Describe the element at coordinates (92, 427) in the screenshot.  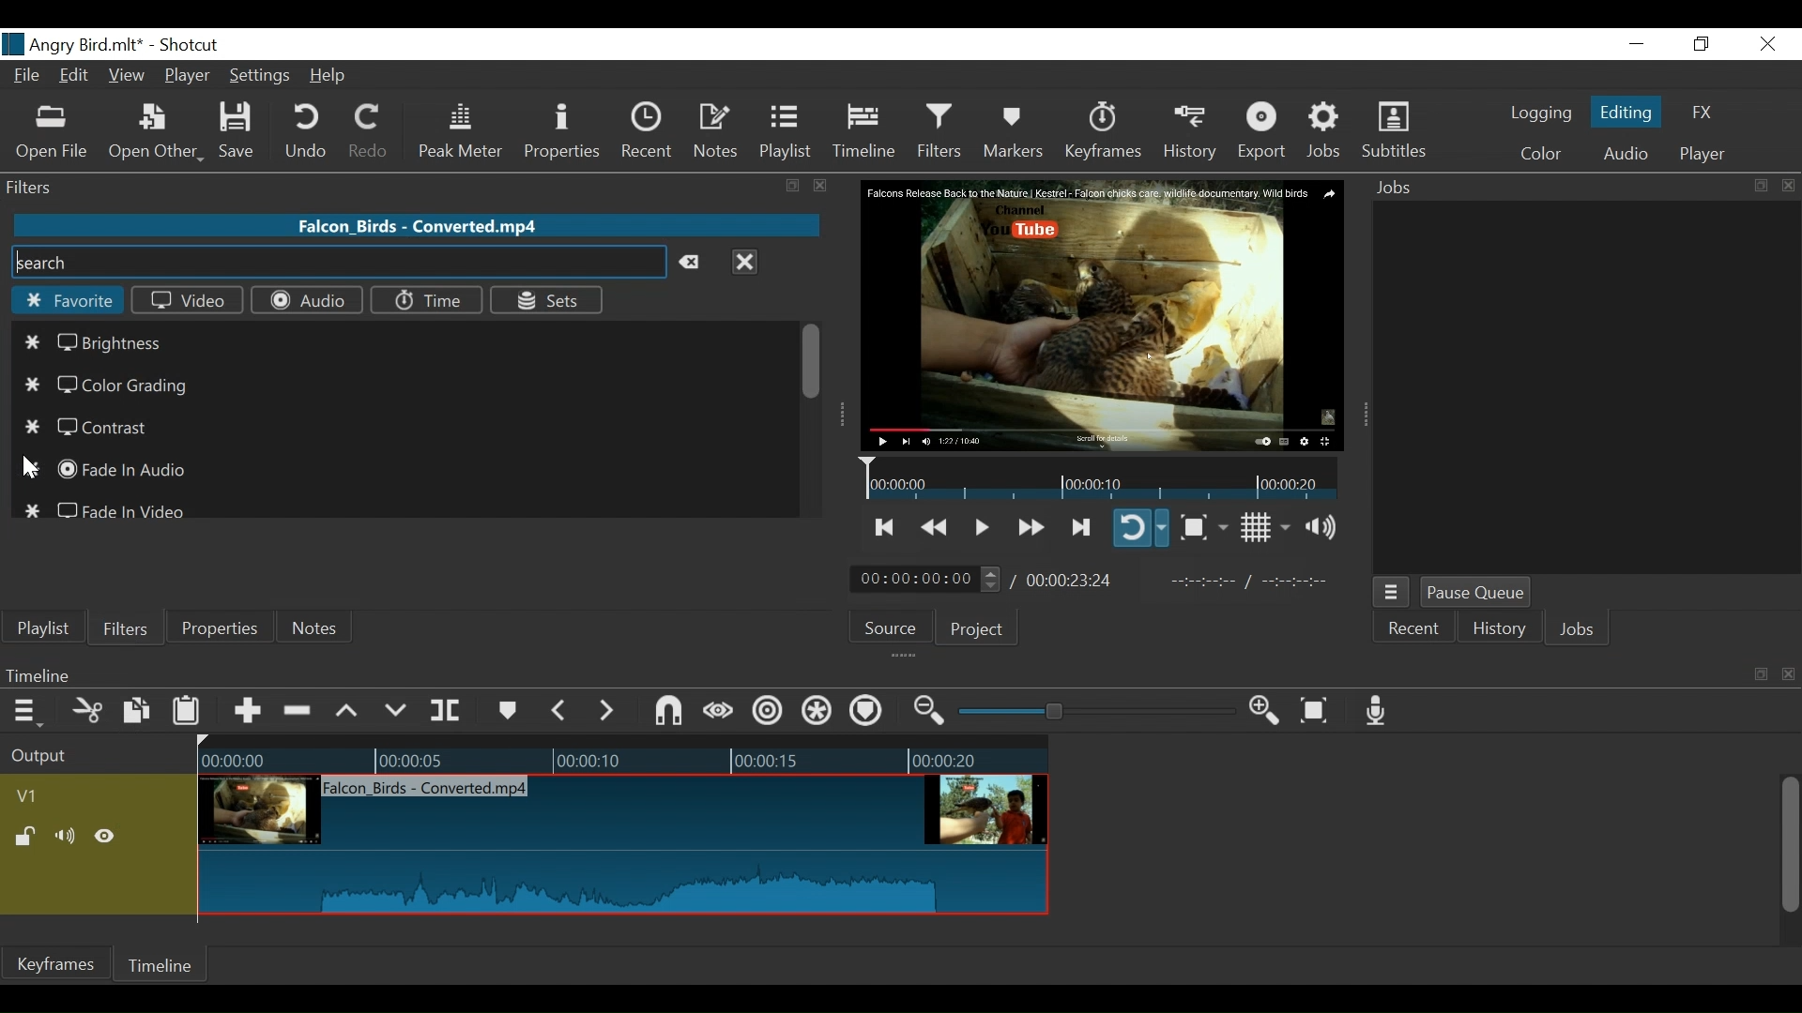
I see `Contrast` at that location.